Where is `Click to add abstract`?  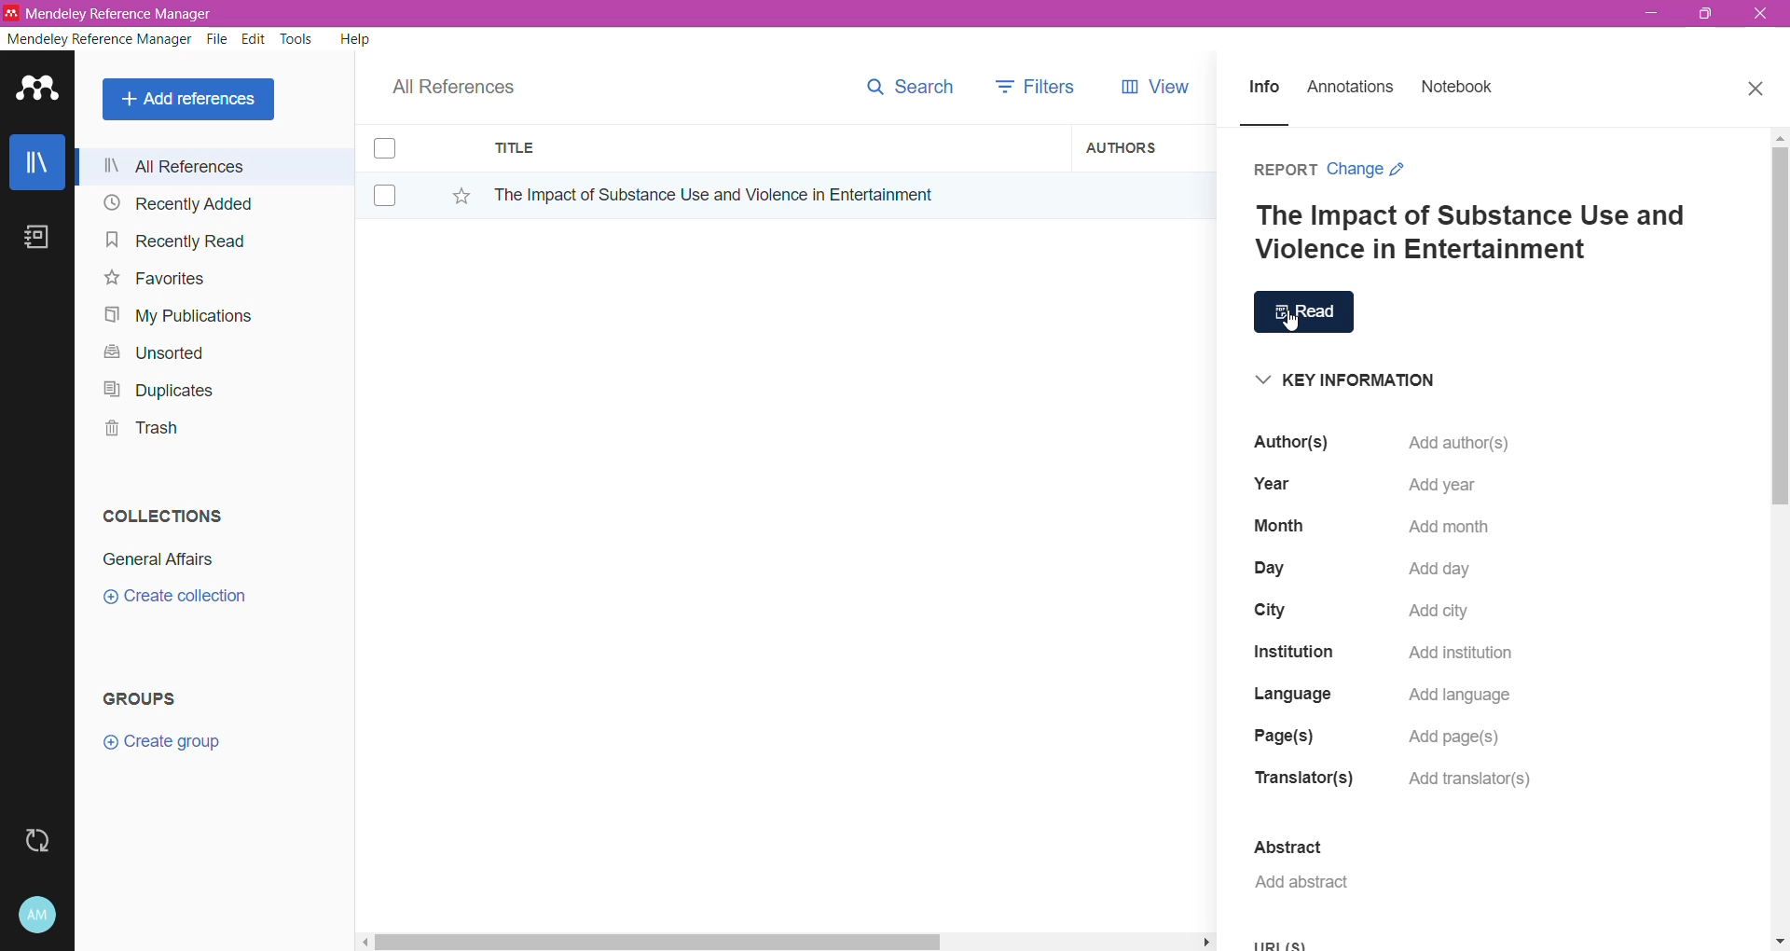 Click to add abstract is located at coordinates (1471, 440).